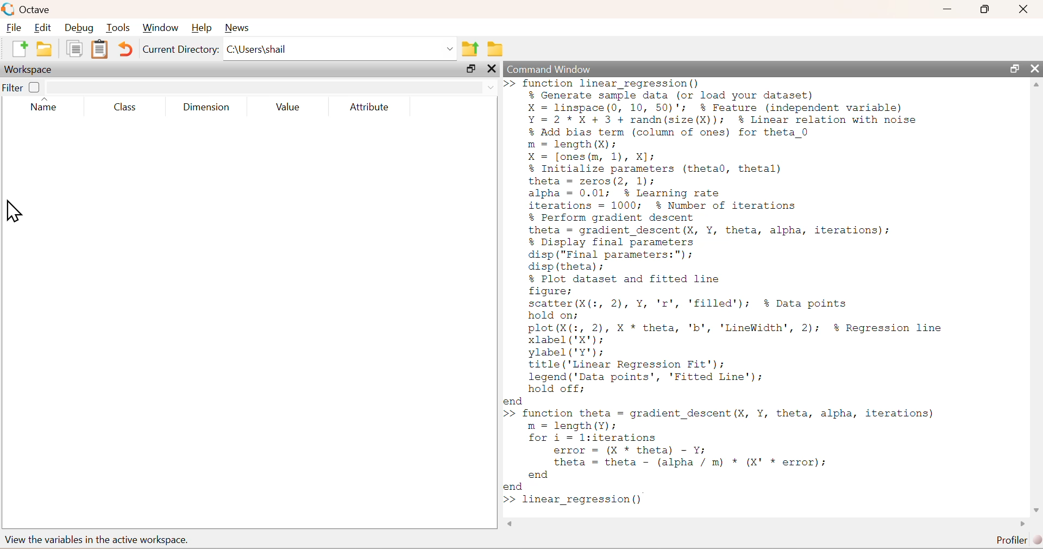 This screenshot has height=549, width=1043. What do you see at coordinates (45, 105) in the screenshot?
I see `Name` at bounding box center [45, 105].